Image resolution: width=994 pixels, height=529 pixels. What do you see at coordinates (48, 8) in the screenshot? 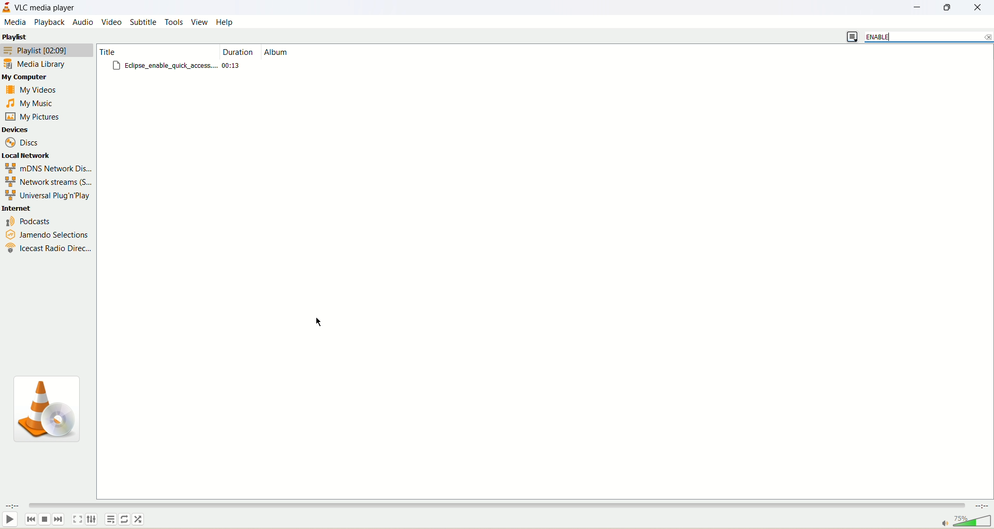
I see `VLC media player` at bounding box center [48, 8].